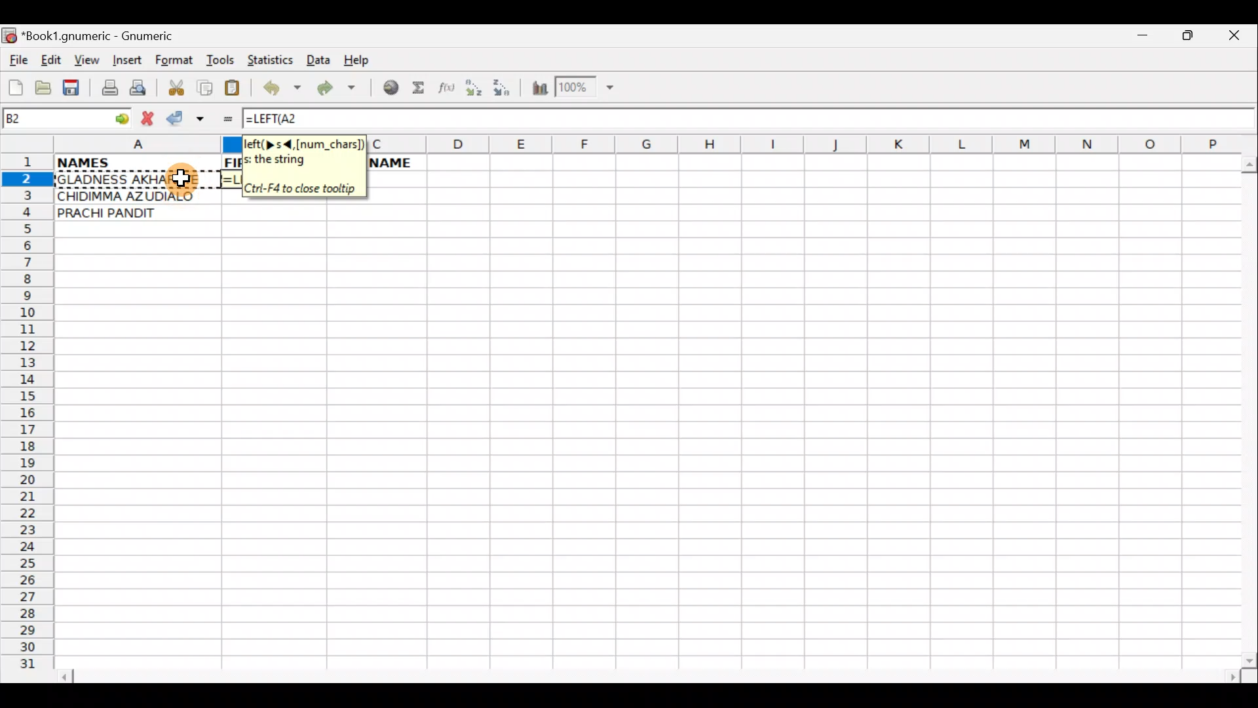  What do you see at coordinates (136, 164) in the screenshot?
I see `NAMES` at bounding box center [136, 164].